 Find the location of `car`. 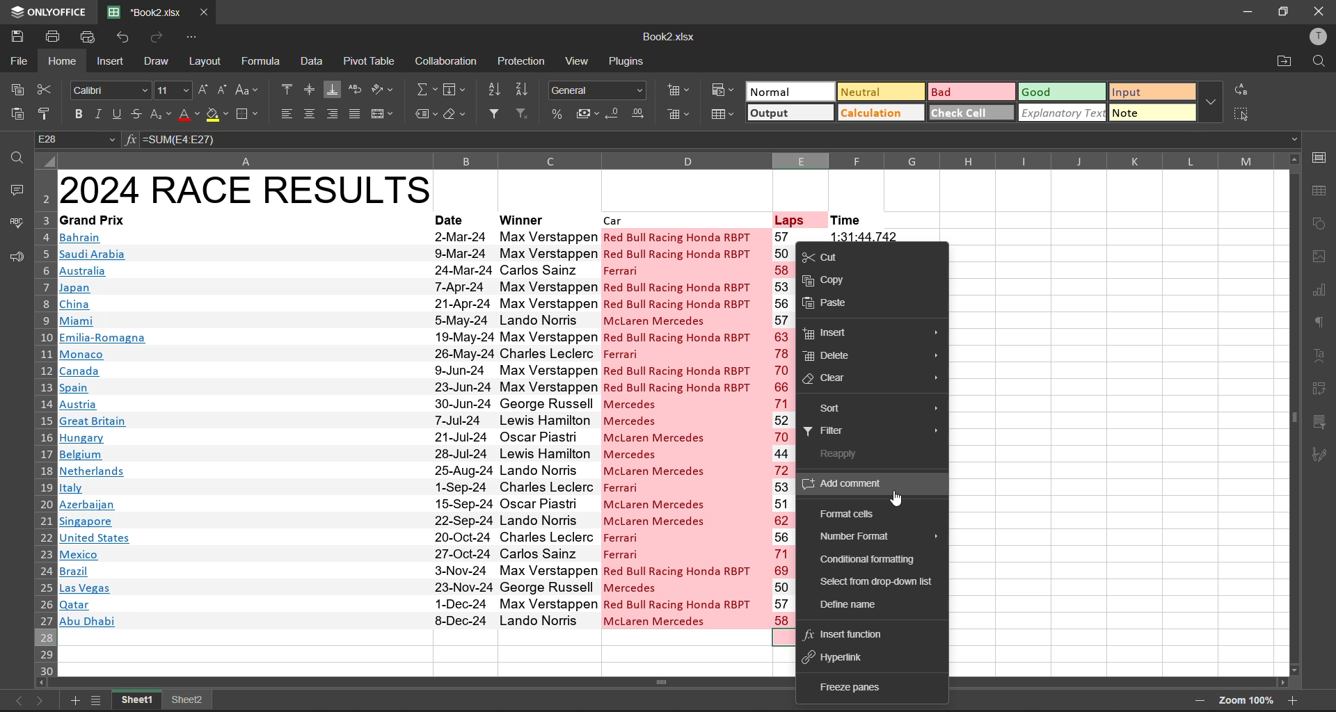

car is located at coordinates (618, 219).